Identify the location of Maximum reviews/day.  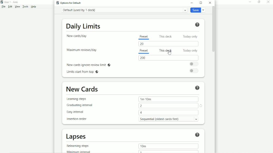
(82, 50).